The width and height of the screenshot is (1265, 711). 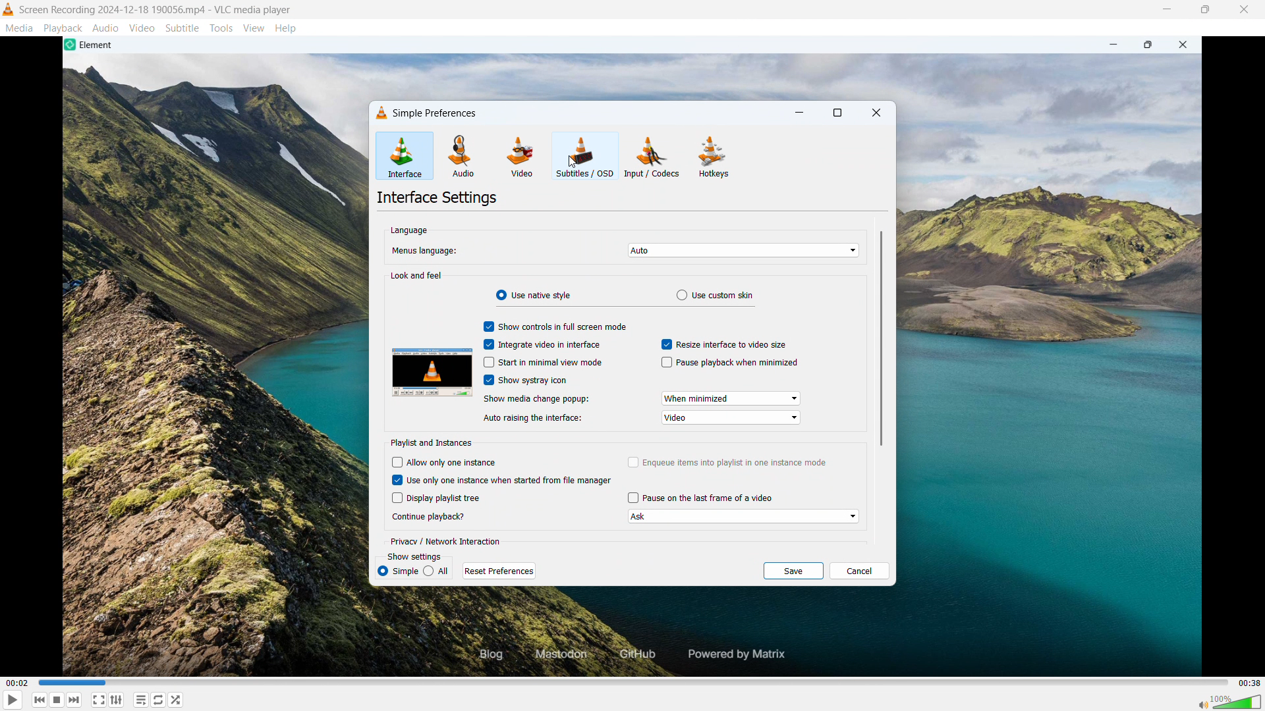 What do you see at coordinates (437, 197) in the screenshot?
I see `Interface settings ` at bounding box center [437, 197].